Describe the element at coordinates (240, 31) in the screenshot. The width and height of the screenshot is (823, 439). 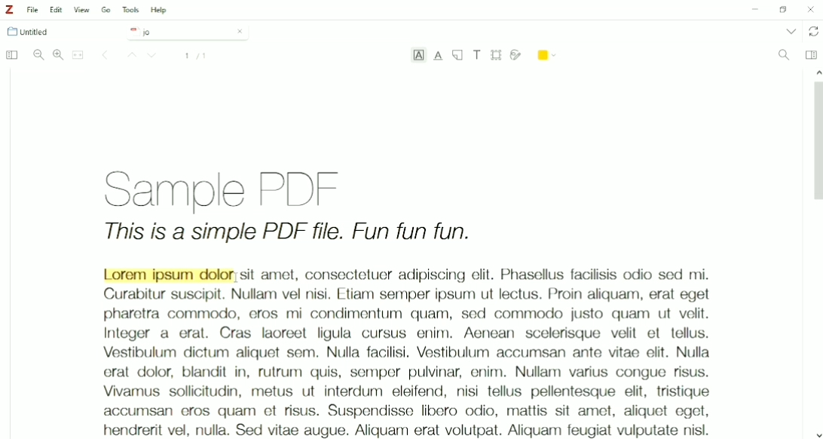
I see `Close` at that location.